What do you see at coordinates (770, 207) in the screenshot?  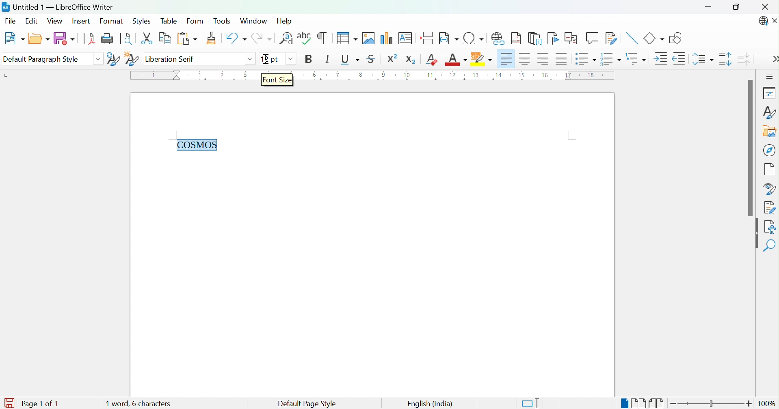 I see `Manage Settings` at bounding box center [770, 207].